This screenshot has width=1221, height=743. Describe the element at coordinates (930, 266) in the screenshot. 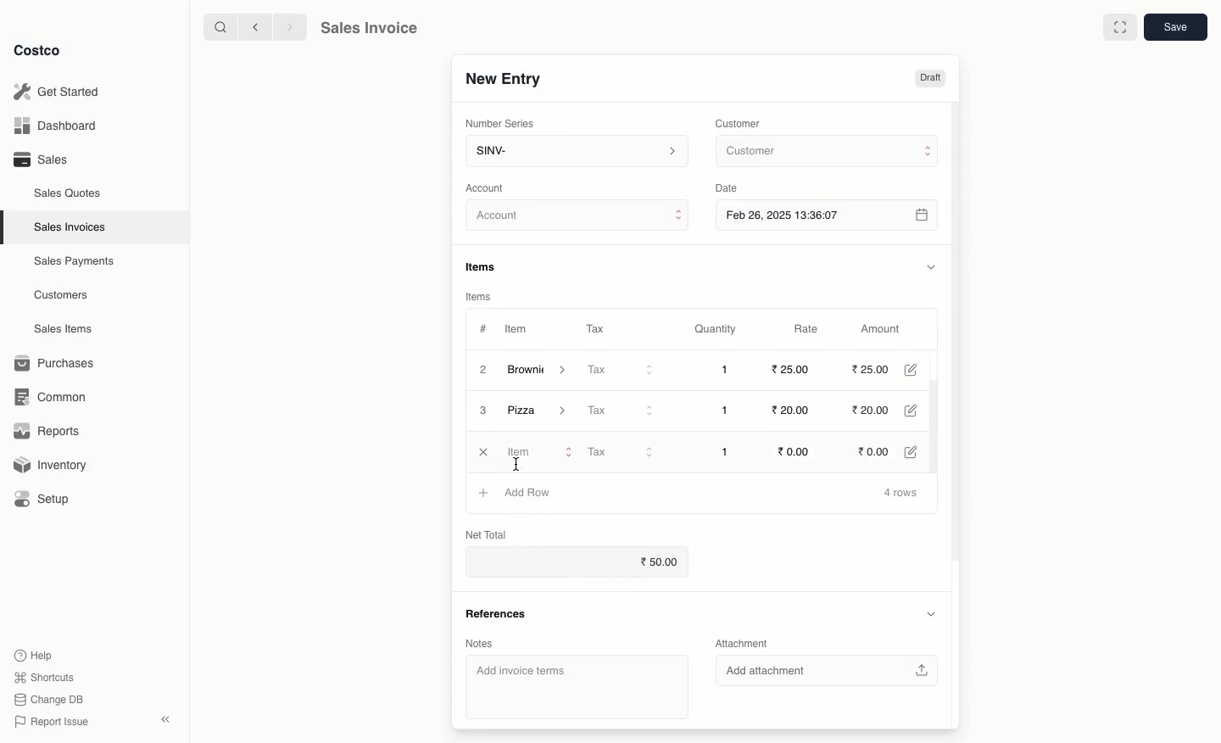

I see `Hide` at that location.